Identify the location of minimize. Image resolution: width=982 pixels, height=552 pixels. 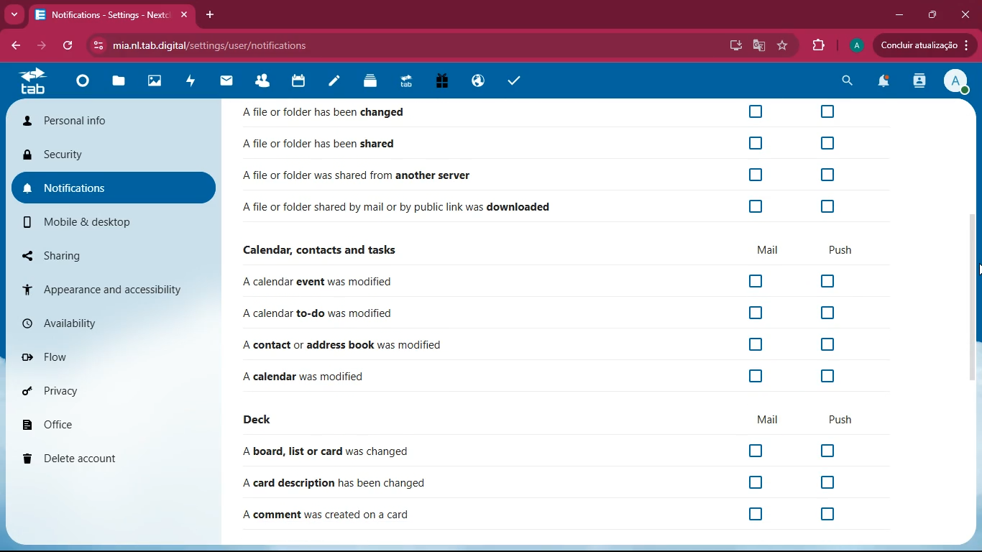
(896, 15).